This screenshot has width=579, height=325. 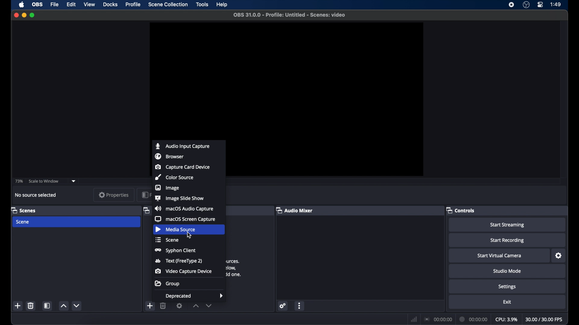 I want to click on ‘You don't have any sources.
Click the + button below,
or right click here to add one., so click(x=237, y=268).